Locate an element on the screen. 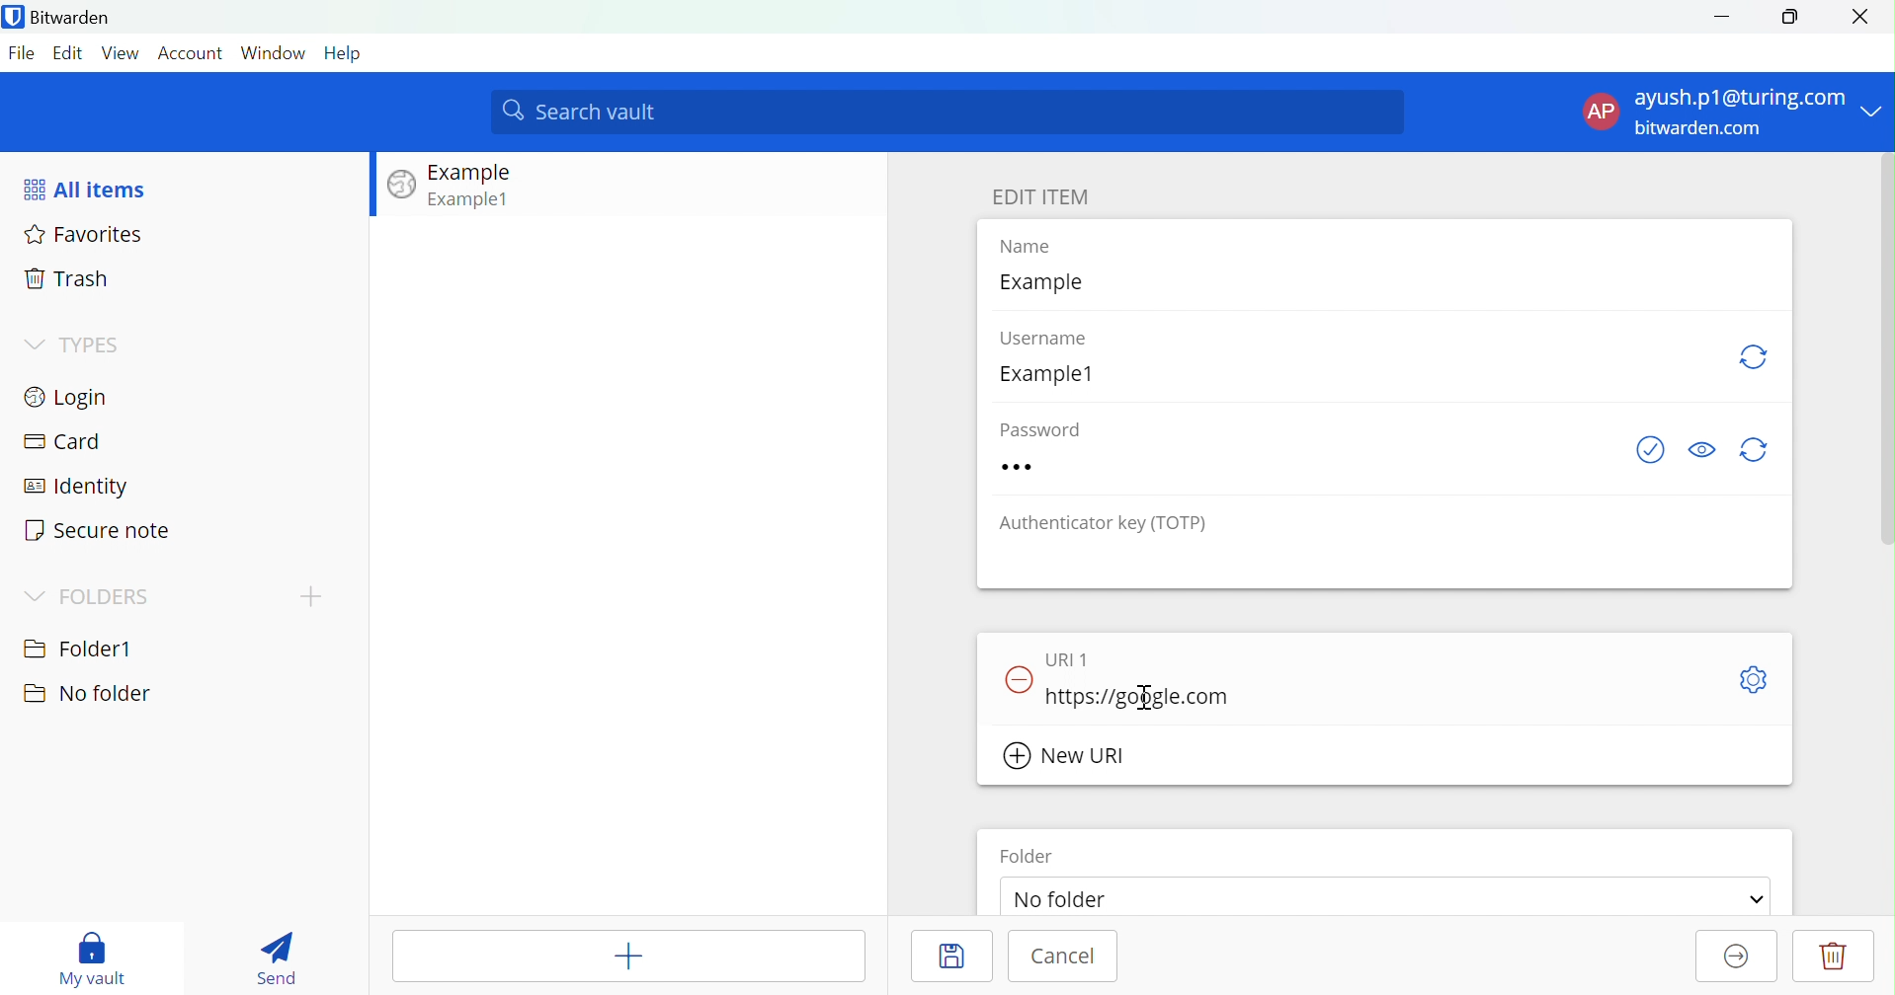 This screenshot has width=1895, height=995. Folder is located at coordinates (1029, 856).